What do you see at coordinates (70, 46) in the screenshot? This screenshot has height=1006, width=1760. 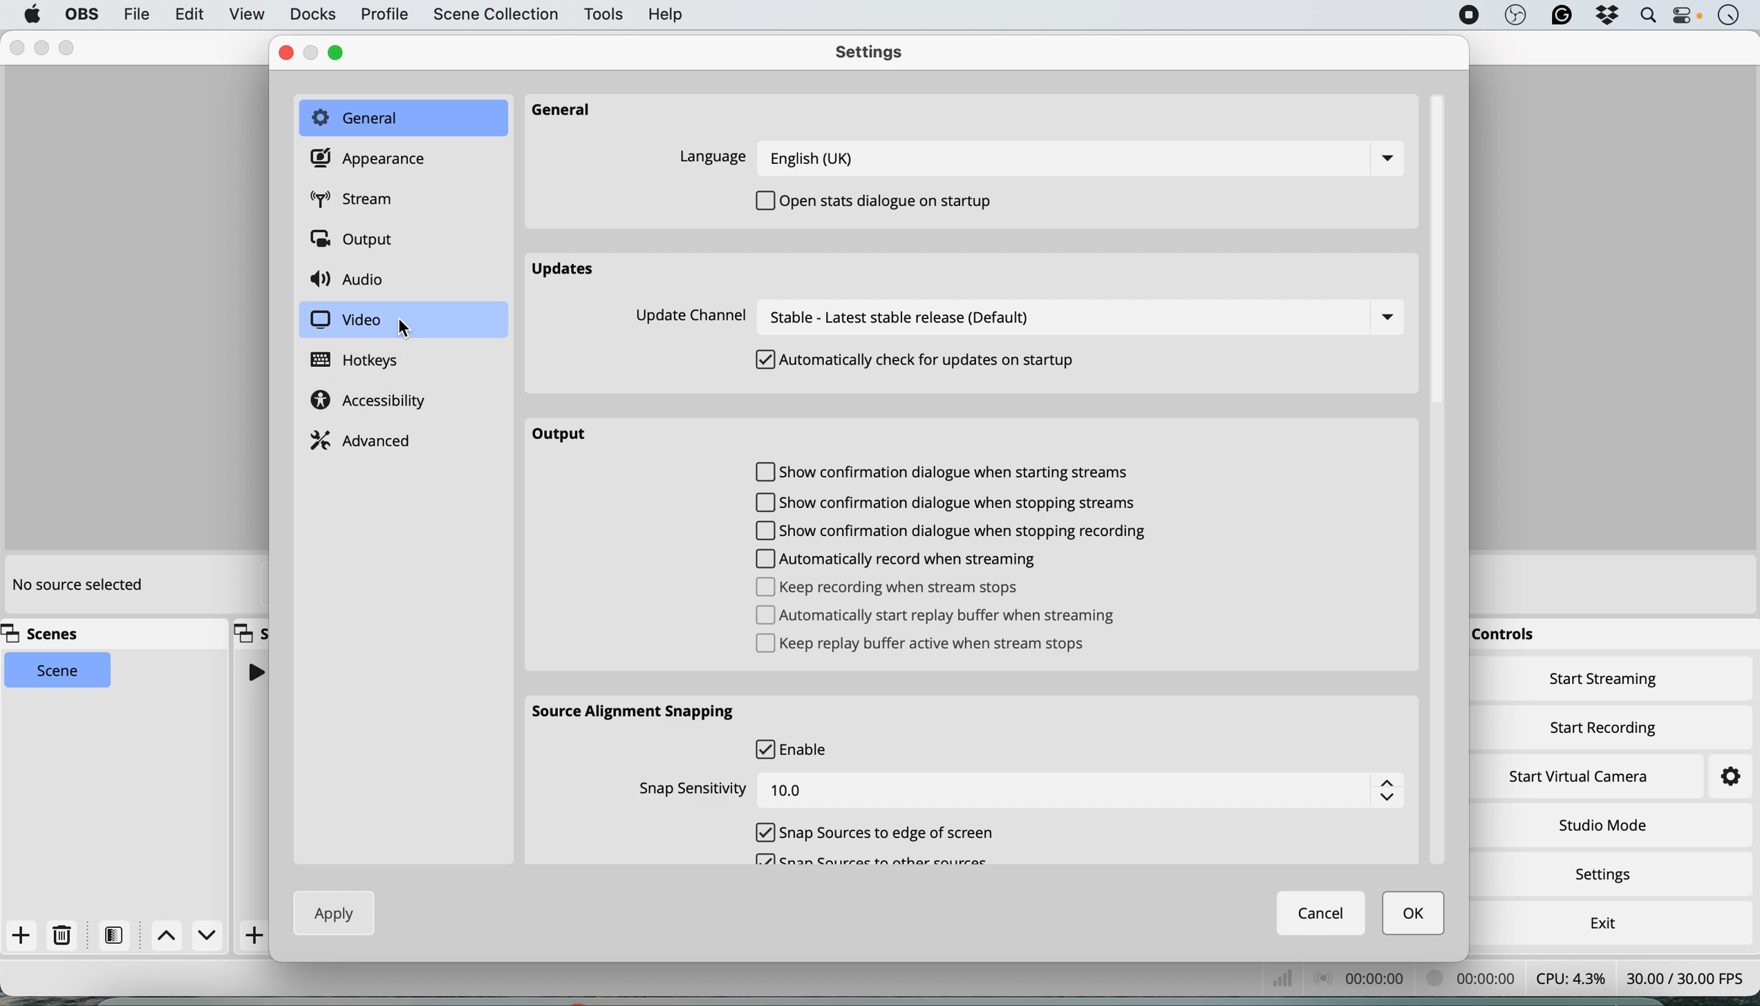 I see `maximise` at bounding box center [70, 46].